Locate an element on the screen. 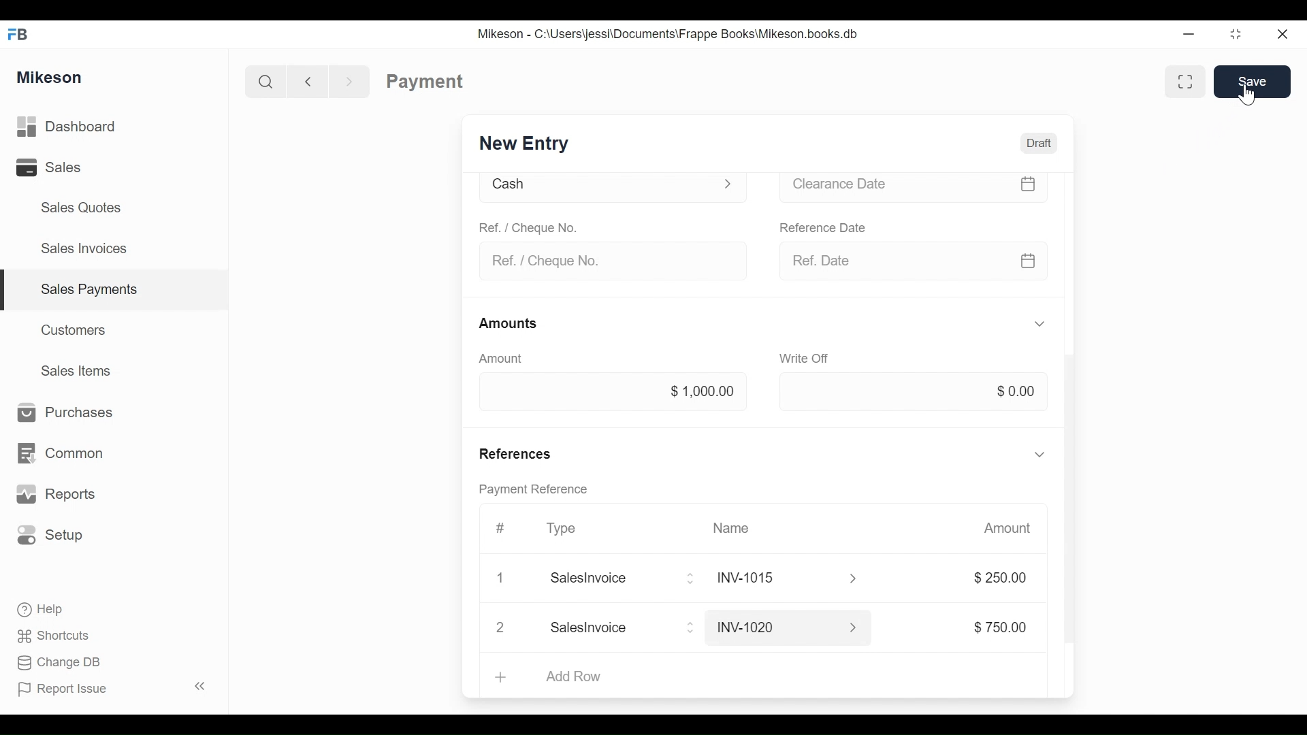  $1000.00 is located at coordinates (706, 393).